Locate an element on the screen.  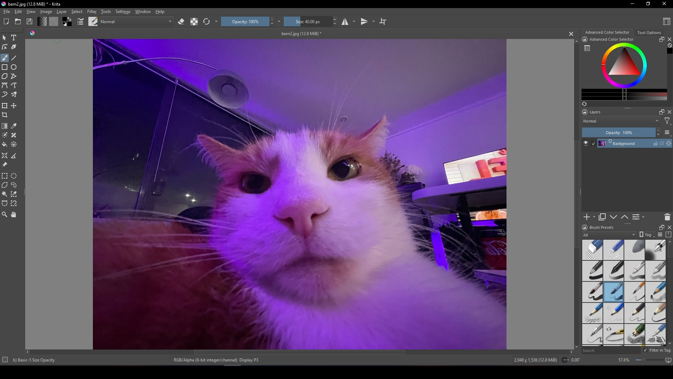
Brush preset search is located at coordinates (612, 351).